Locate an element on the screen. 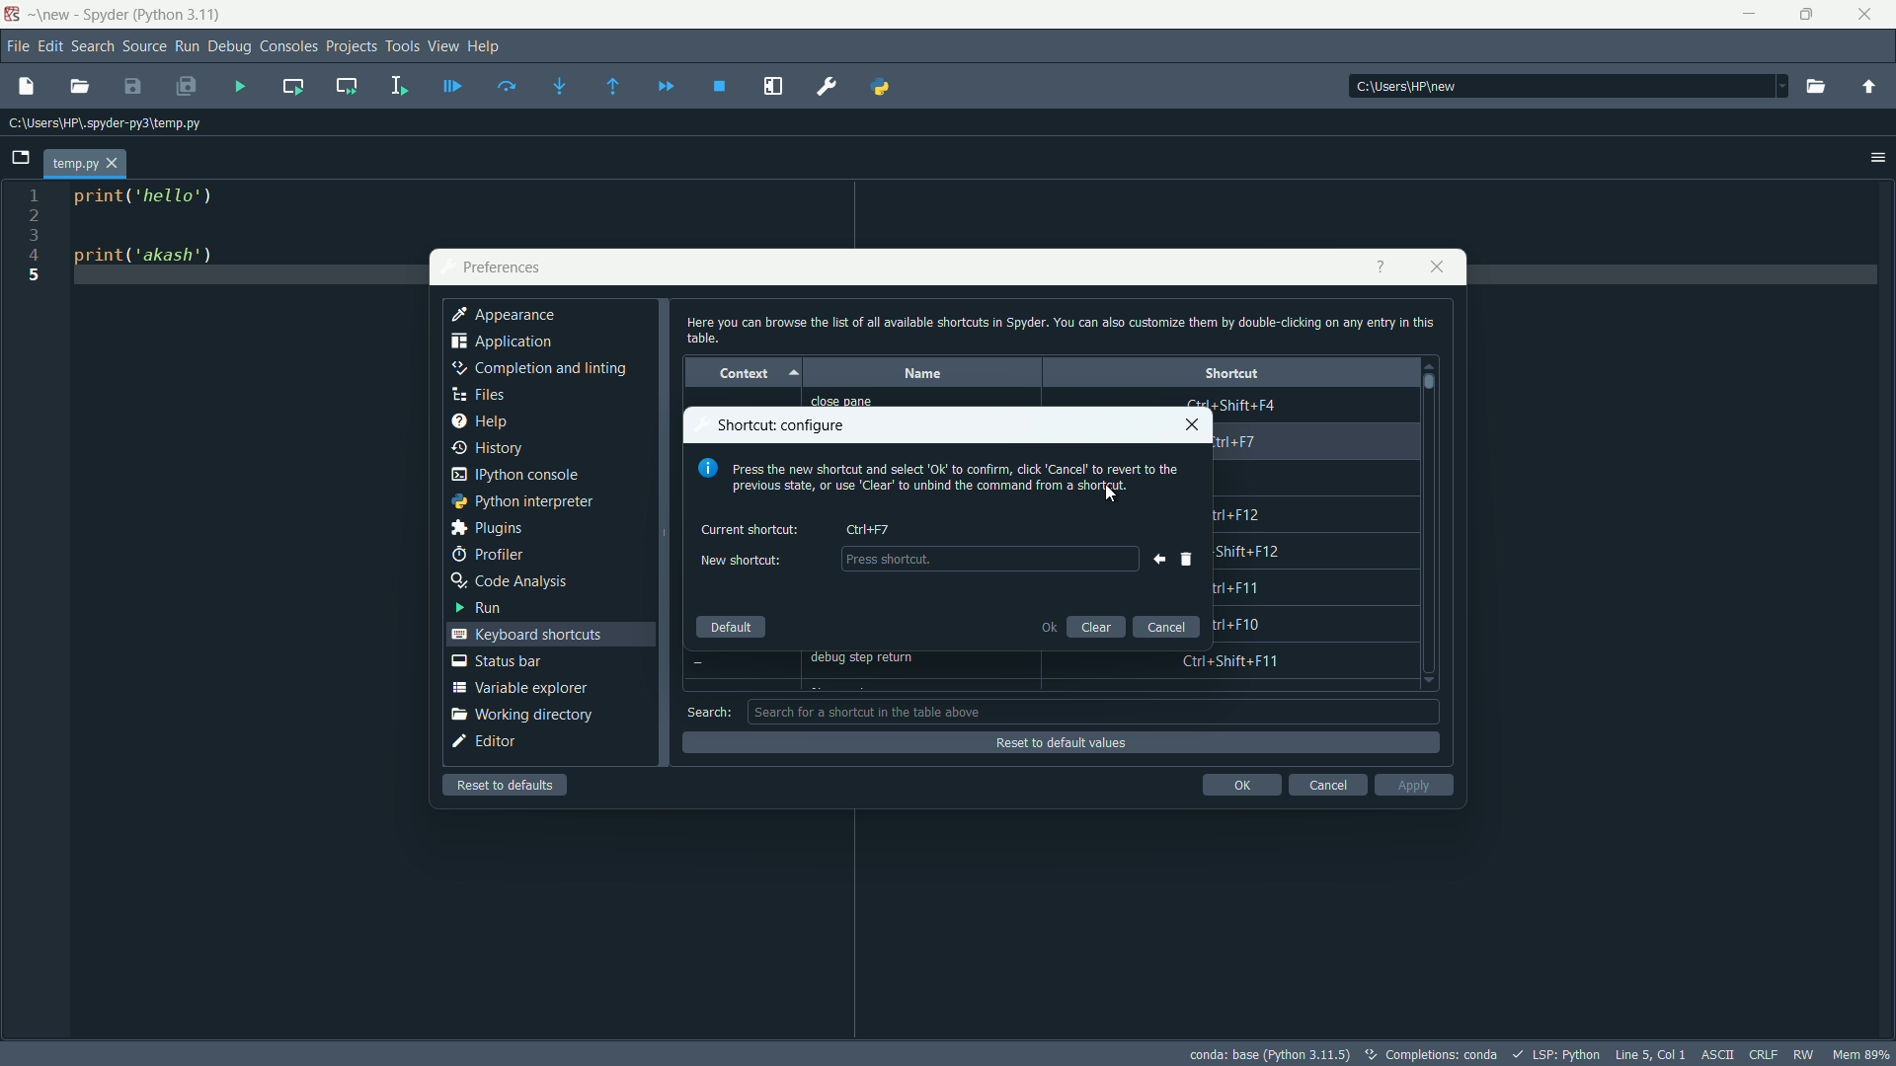  run is located at coordinates (475, 607).